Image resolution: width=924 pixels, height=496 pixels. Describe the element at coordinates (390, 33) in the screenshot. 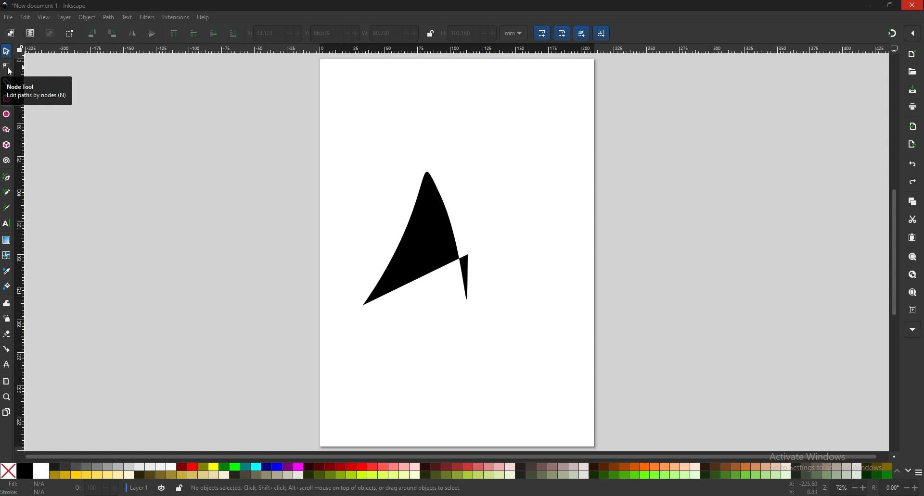

I see `width` at that location.